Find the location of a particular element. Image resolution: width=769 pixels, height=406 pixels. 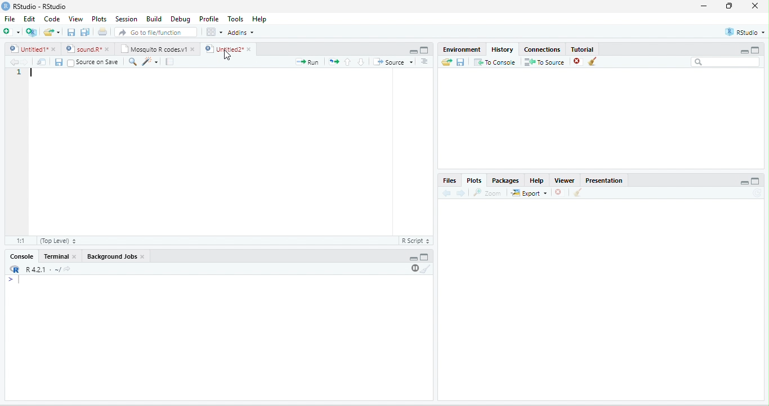

open folder is located at coordinates (447, 62).